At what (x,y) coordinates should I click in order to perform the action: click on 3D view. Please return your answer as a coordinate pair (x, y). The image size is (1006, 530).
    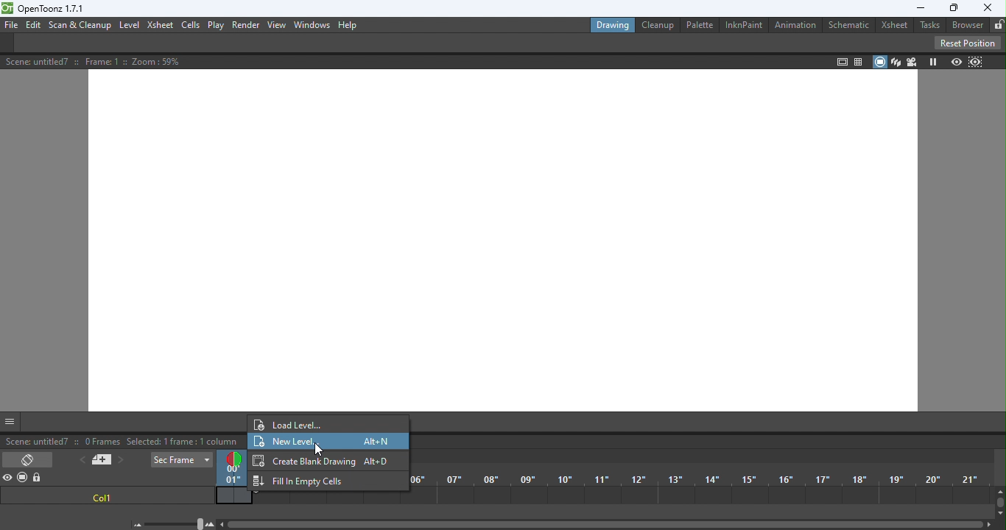
    Looking at the image, I should click on (894, 61).